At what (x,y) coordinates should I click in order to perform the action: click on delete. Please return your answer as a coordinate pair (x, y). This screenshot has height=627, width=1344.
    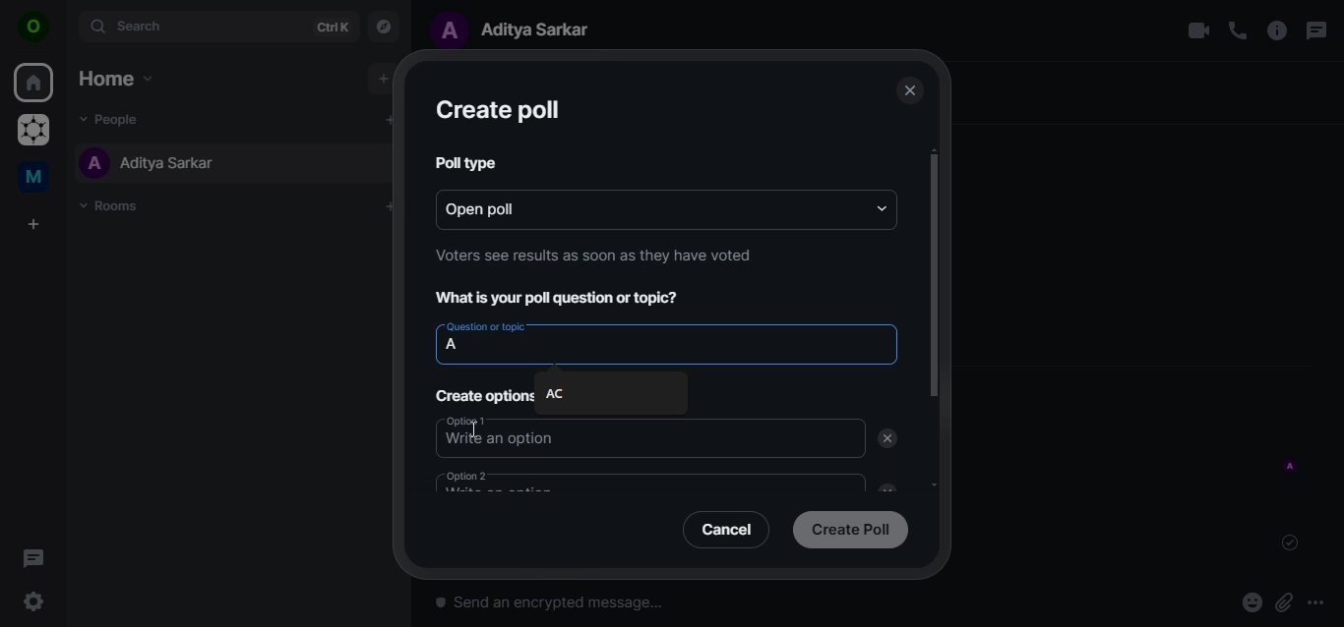
    Looking at the image, I should click on (887, 439).